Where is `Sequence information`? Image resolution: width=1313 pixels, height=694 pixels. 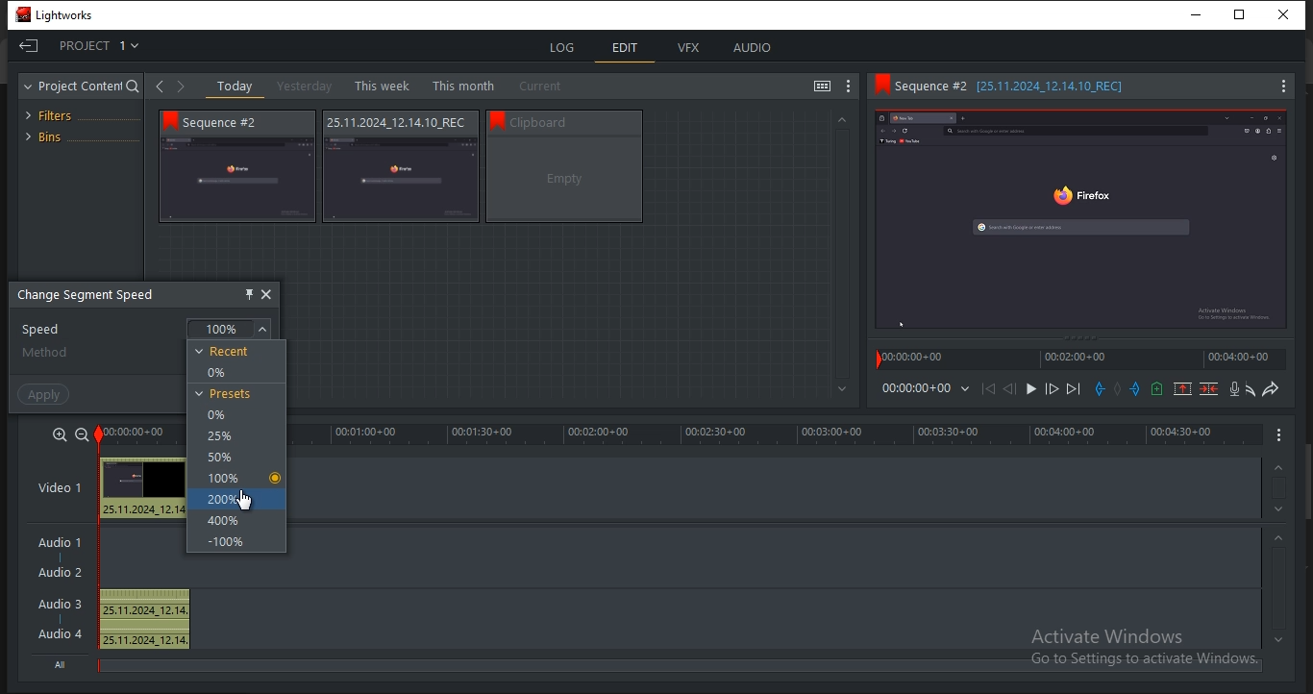 Sequence information is located at coordinates (1033, 87).